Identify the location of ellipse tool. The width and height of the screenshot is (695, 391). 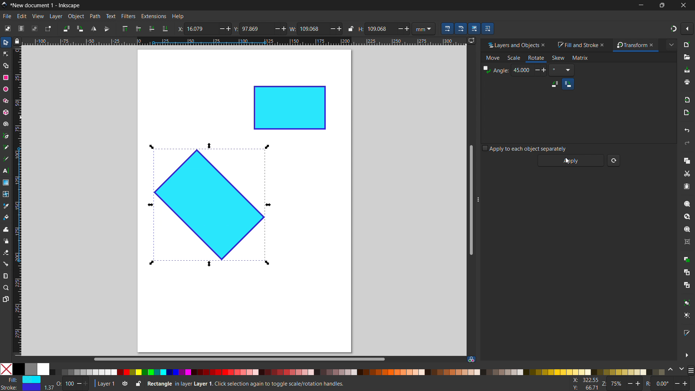
(5, 89).